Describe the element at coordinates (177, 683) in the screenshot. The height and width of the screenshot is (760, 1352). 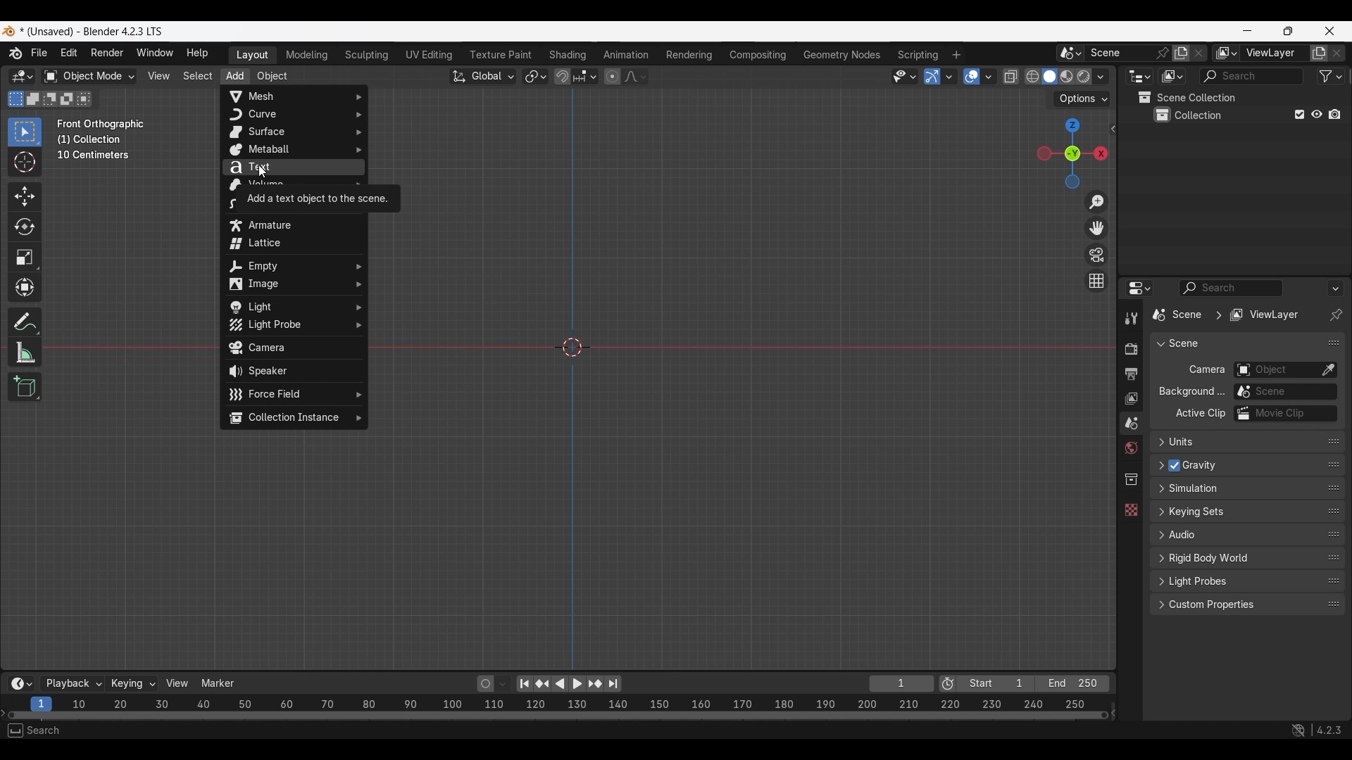
I see `View` at that location.